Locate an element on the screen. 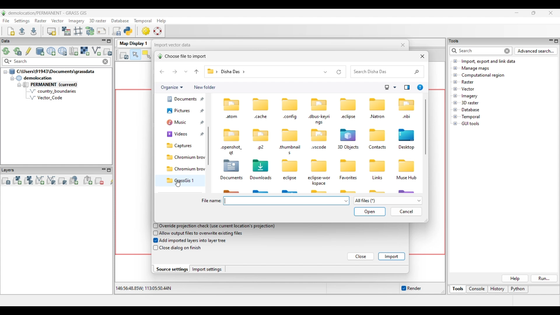 This screenshot has height=315, width=560. icon is located at coordinates (348, 104).